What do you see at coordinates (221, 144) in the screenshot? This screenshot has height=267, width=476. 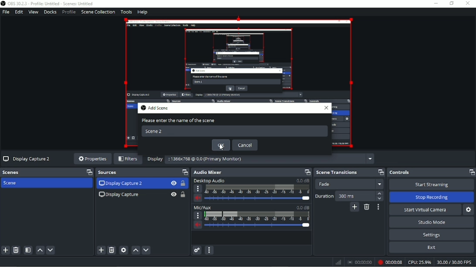 I see `OK` at bounding box center [221, 144].